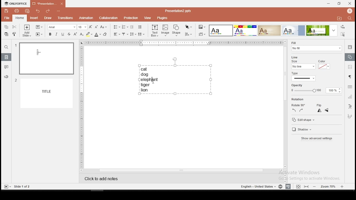 The image size is (356, 200). What do you see at coordinates (350, 107) in the screenshot?
I see `text art tool` at bounding box center [350, 107].